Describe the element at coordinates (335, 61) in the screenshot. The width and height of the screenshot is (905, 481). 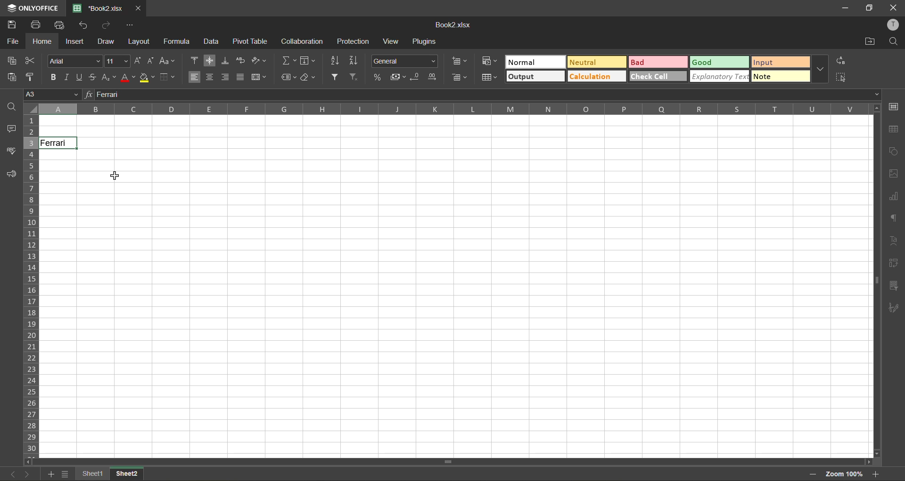
I see `sort ascending` at that location.